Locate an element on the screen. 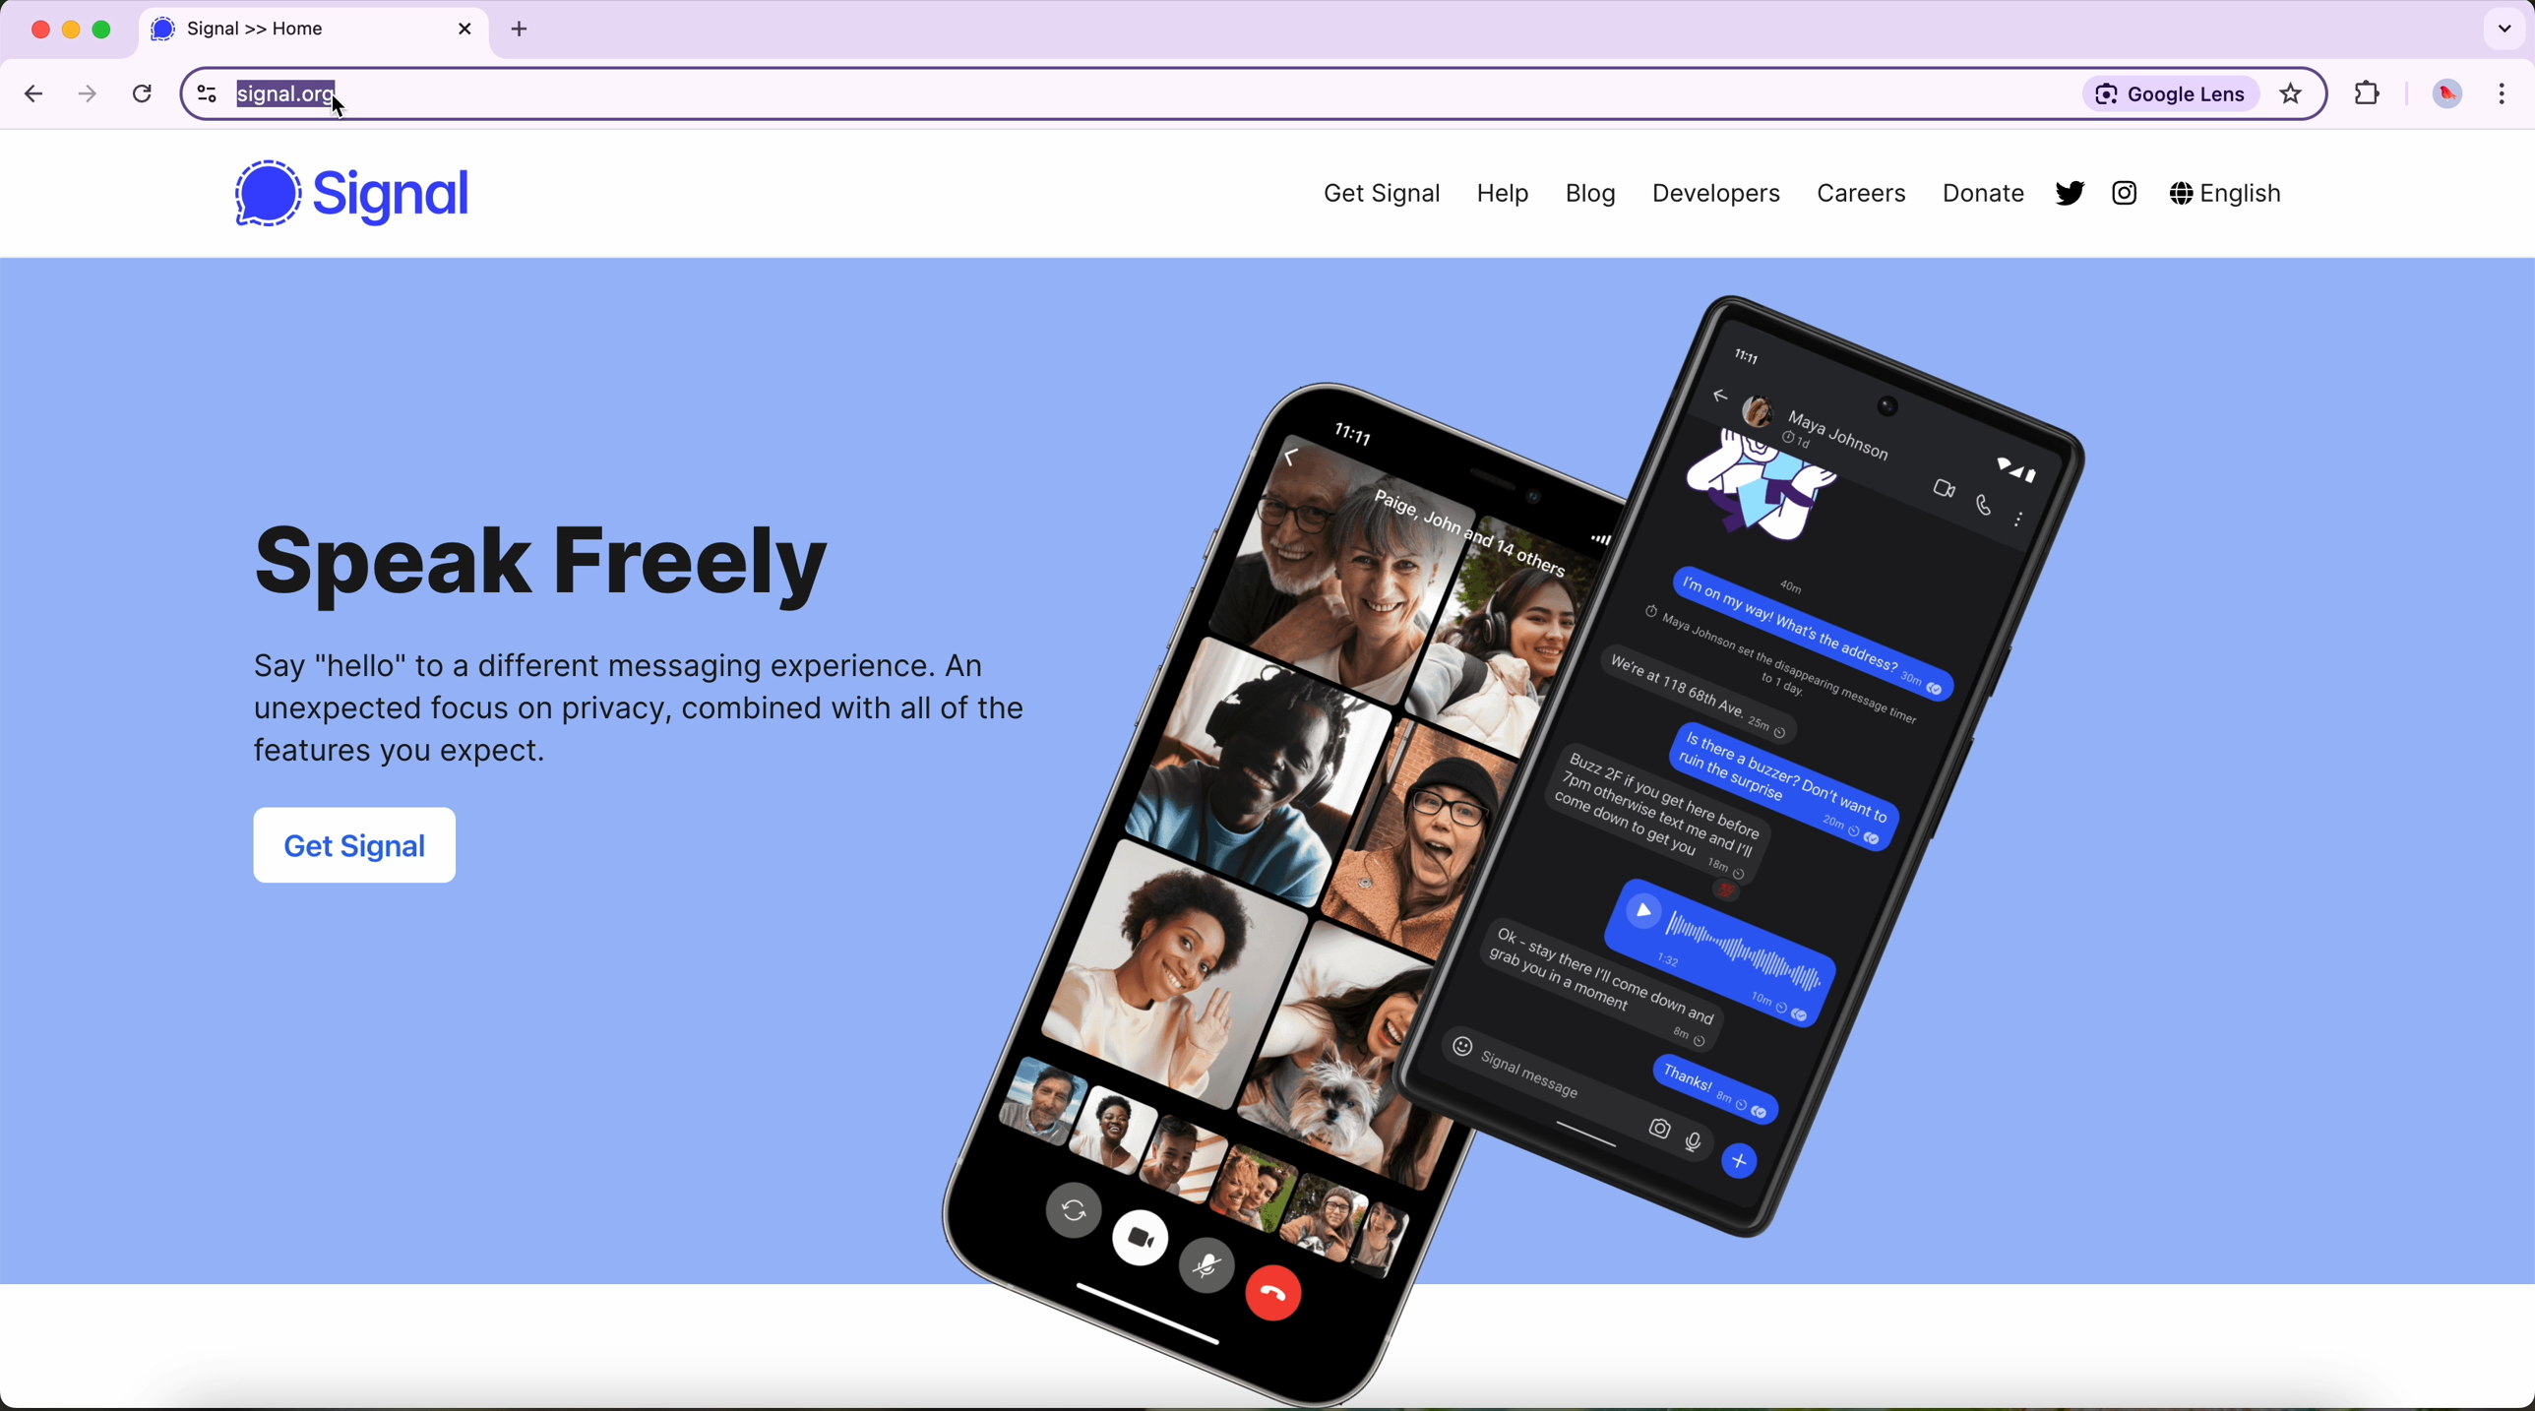 This screenshot has width=2535, height=1411. customize and control Google Chrome is located at coordinates (2504, 94).